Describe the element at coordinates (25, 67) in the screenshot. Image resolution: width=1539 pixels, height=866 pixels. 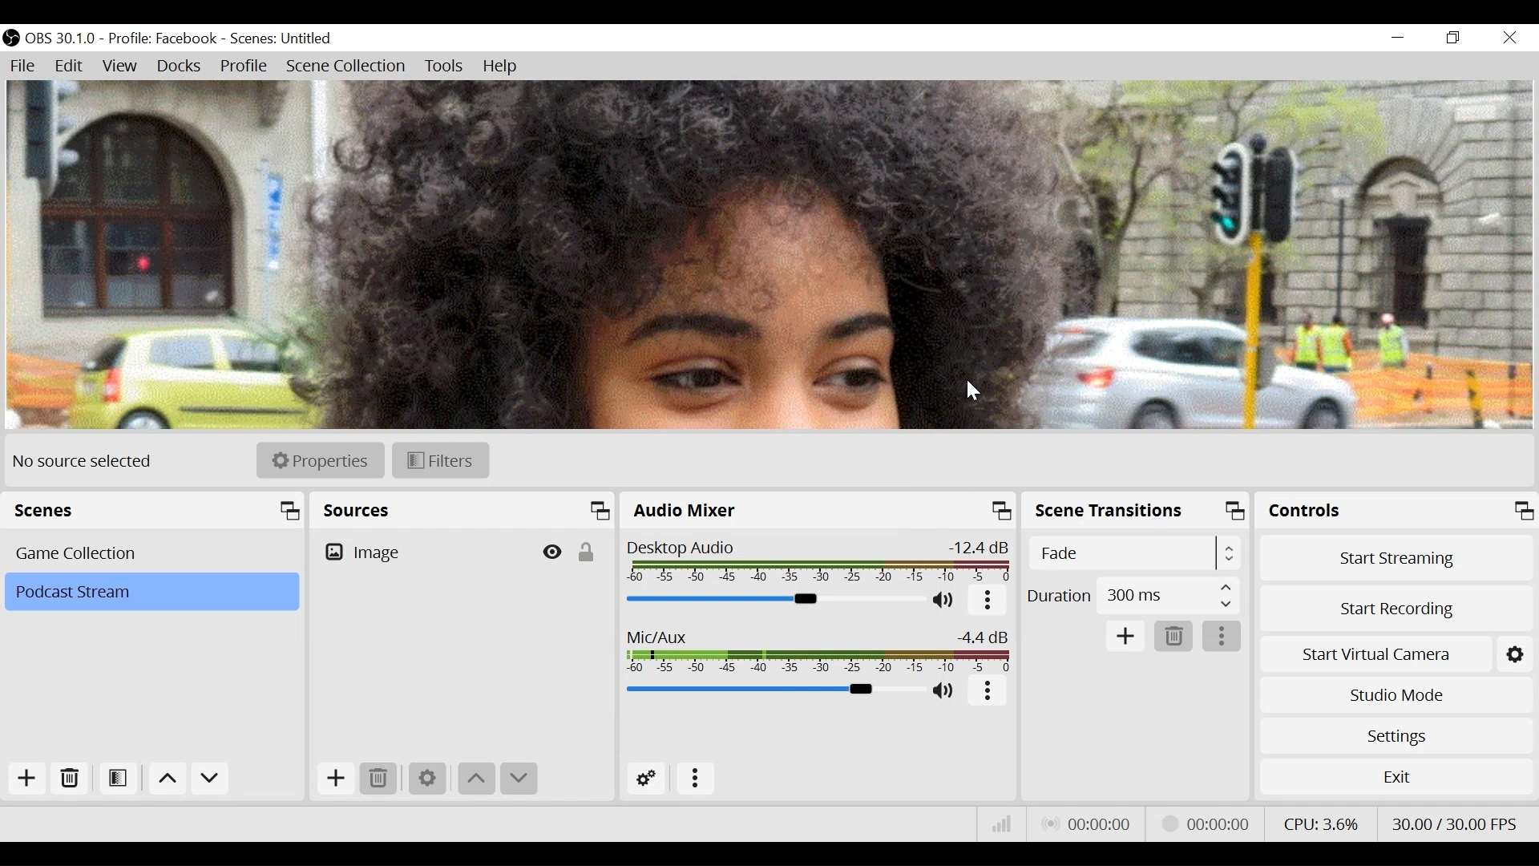
I see `File` at that location.